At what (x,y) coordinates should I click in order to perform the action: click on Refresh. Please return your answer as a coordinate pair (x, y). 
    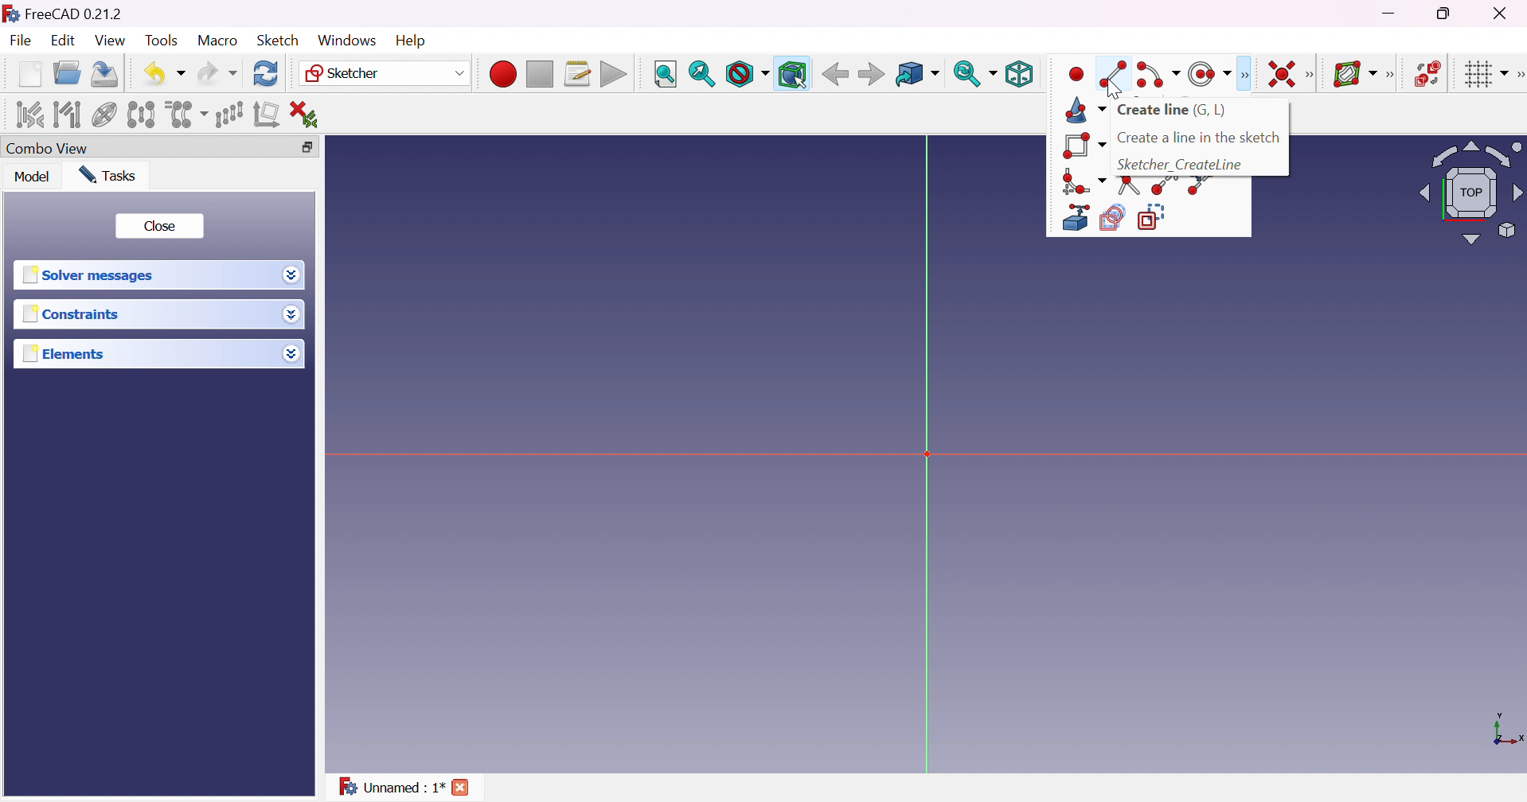
    Looking at the image, I should click on (267, 74).